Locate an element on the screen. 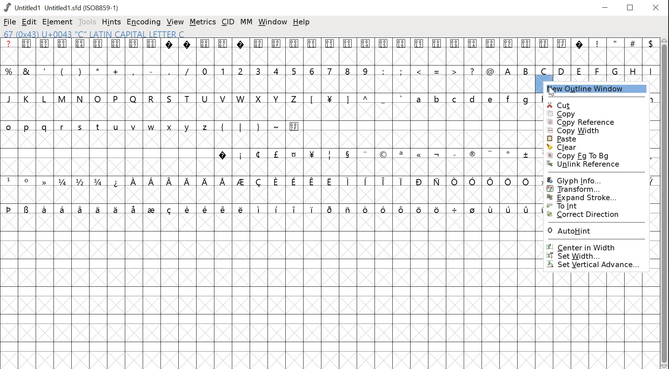 The image size is (669, 369). close is located at coordinates (657, 7).